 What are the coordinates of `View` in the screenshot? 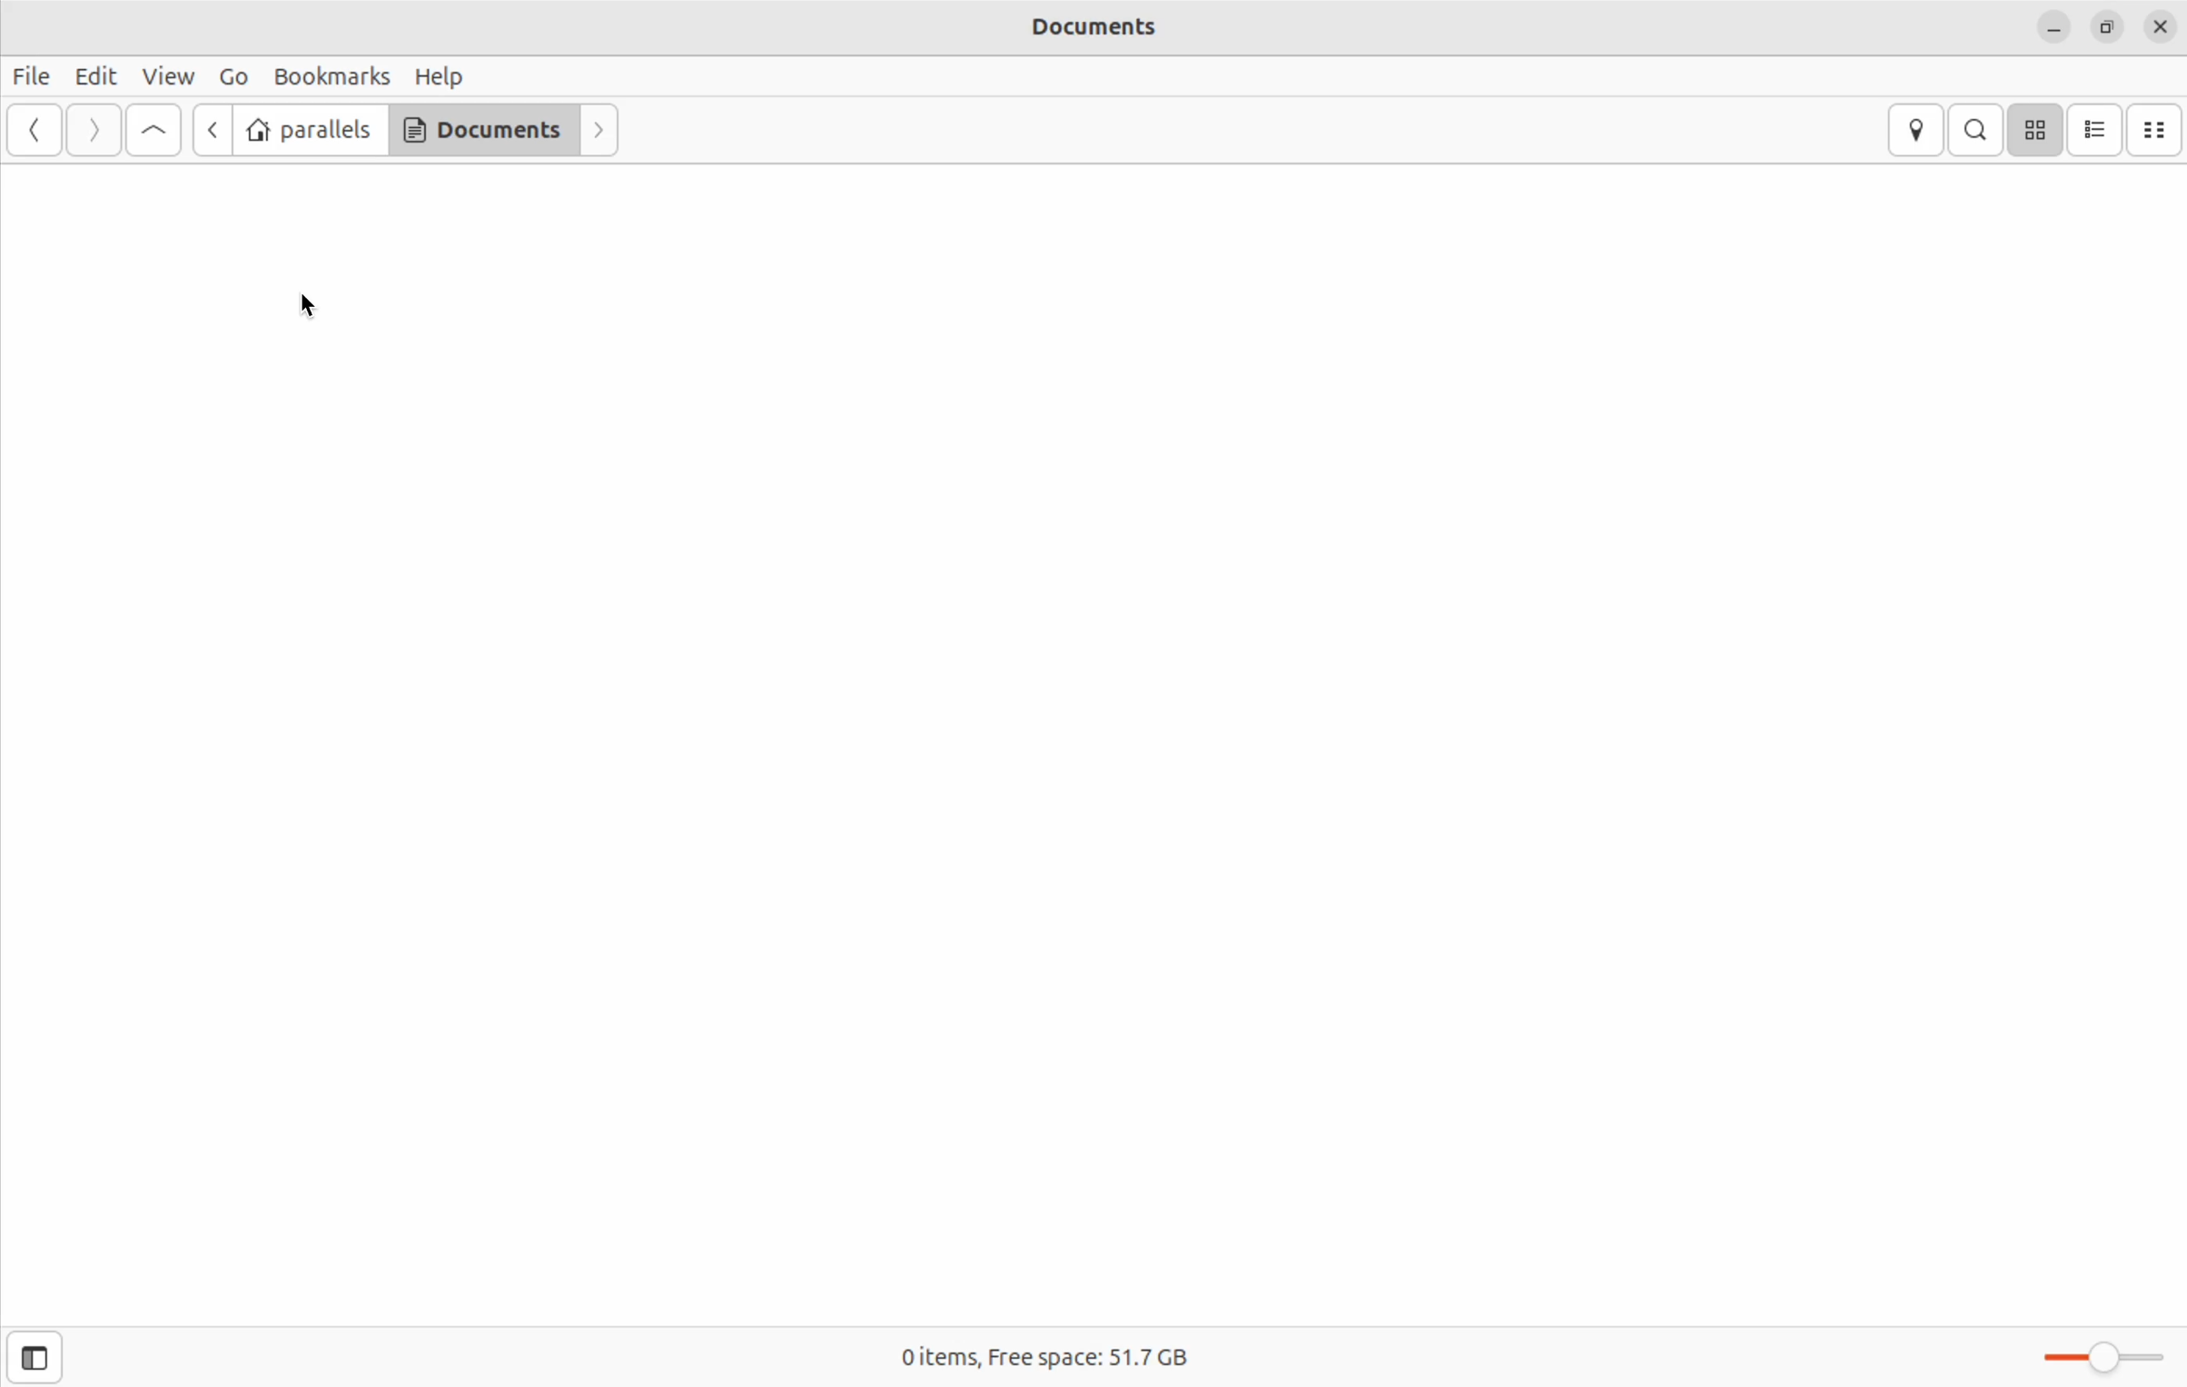 It's located at (167, 76).